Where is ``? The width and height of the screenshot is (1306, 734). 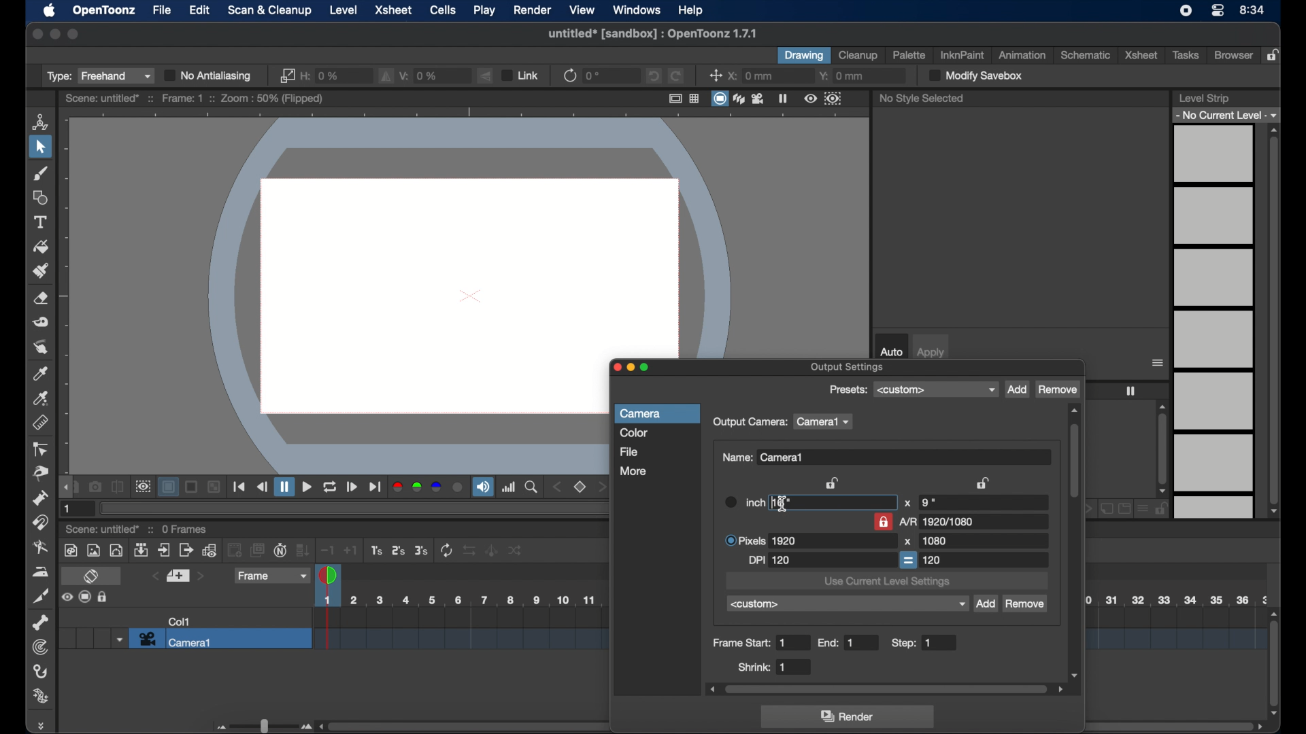  is located at coordinates (71, 550).